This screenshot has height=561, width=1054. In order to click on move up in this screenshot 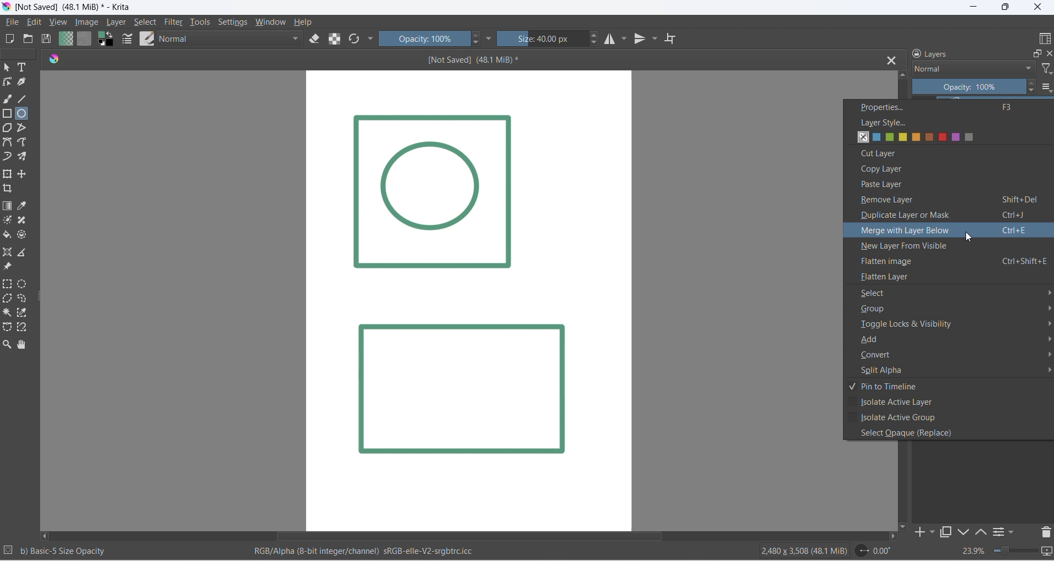, I will do `click(980, 532)`.